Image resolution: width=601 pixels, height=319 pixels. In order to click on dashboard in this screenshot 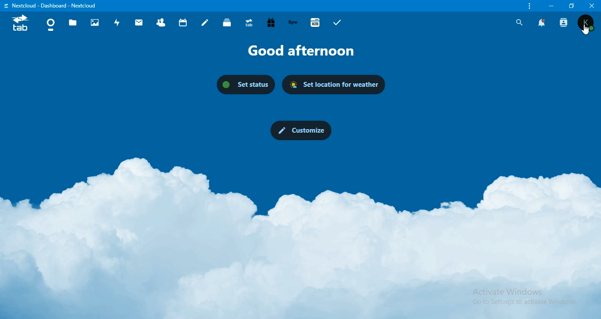, I will do `click(50, 23)`.